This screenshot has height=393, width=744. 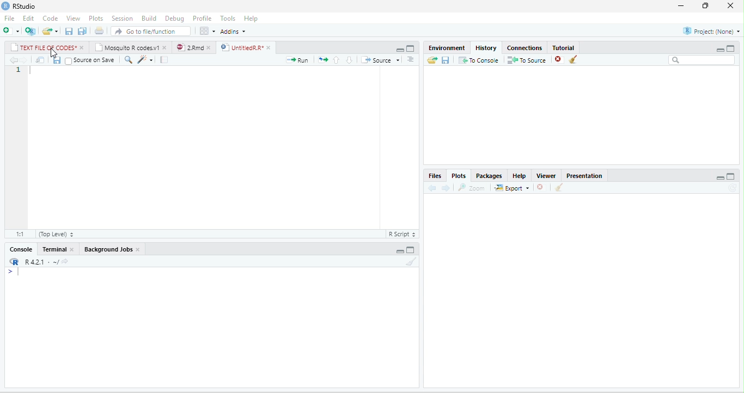 I want to click on rerun, so click(x=323, y=60).